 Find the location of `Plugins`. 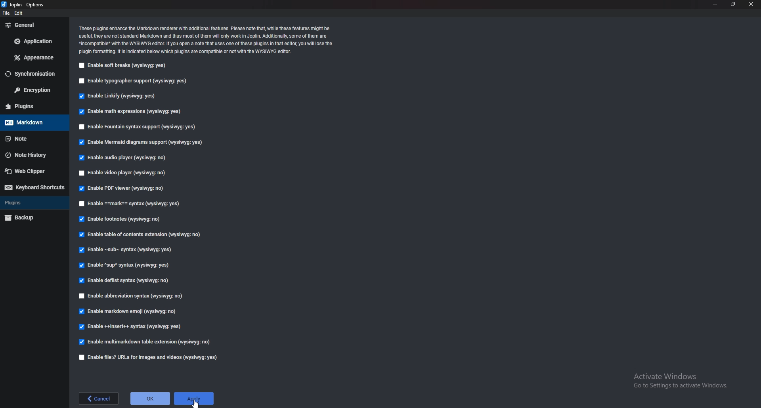

Plugins is located at coordinates (30, 203).